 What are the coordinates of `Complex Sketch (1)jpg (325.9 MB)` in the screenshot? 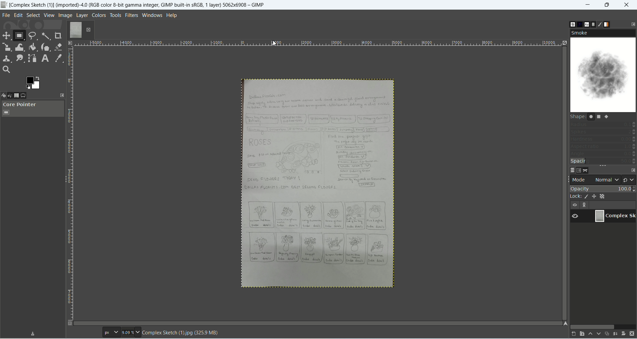 It's located at (182, 333).